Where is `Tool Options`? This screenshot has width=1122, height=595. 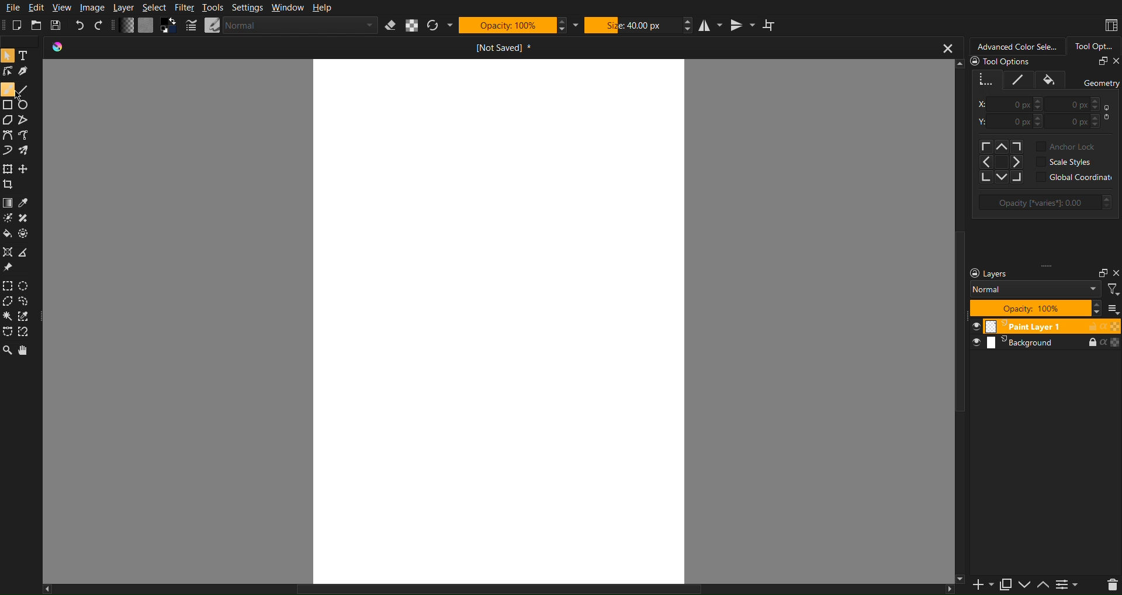
Tool Options is located at coordinates (1000, 61).